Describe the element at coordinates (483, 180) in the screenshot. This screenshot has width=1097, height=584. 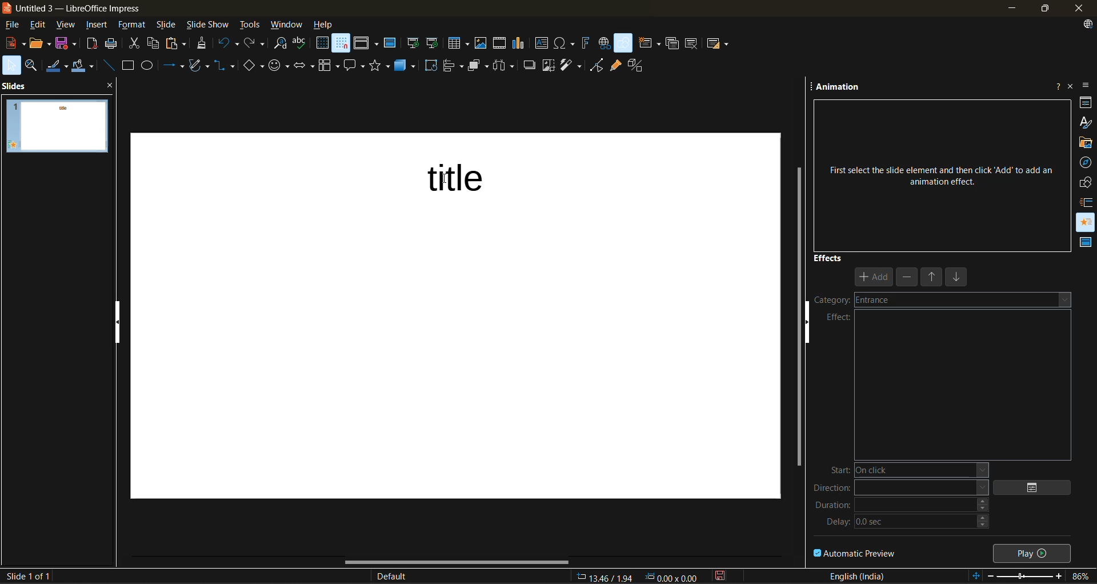
I see `title` at that location.